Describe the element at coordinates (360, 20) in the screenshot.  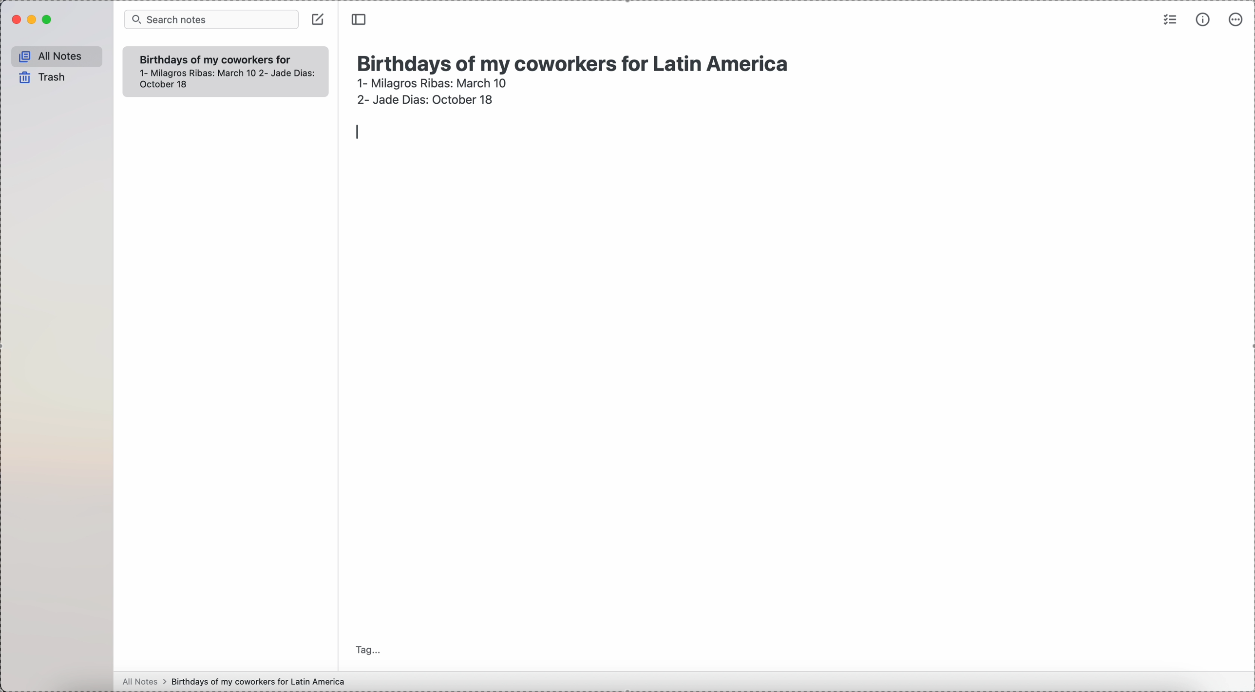
I see `toggle side bar` at that location.